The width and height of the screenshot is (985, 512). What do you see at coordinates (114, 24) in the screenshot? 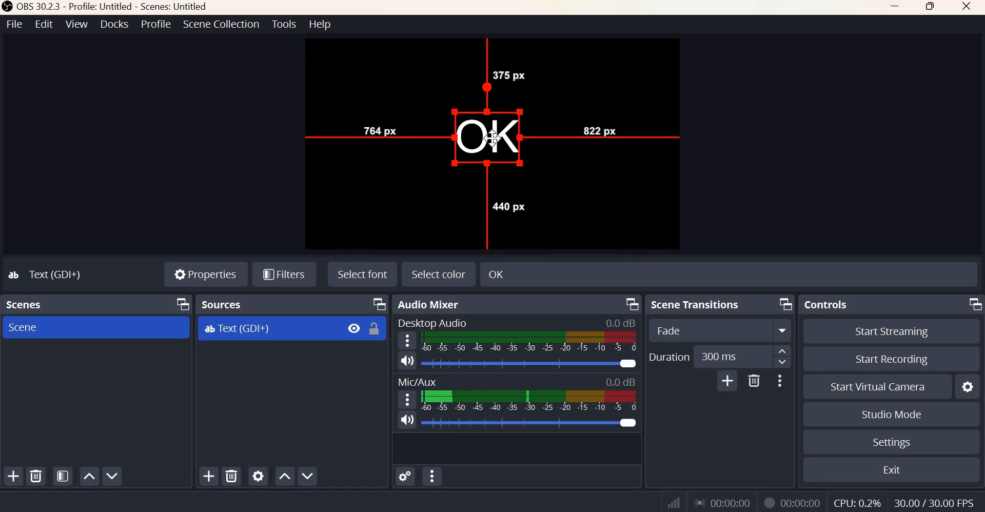
I see `Docks` at bounding box center [114, 24].